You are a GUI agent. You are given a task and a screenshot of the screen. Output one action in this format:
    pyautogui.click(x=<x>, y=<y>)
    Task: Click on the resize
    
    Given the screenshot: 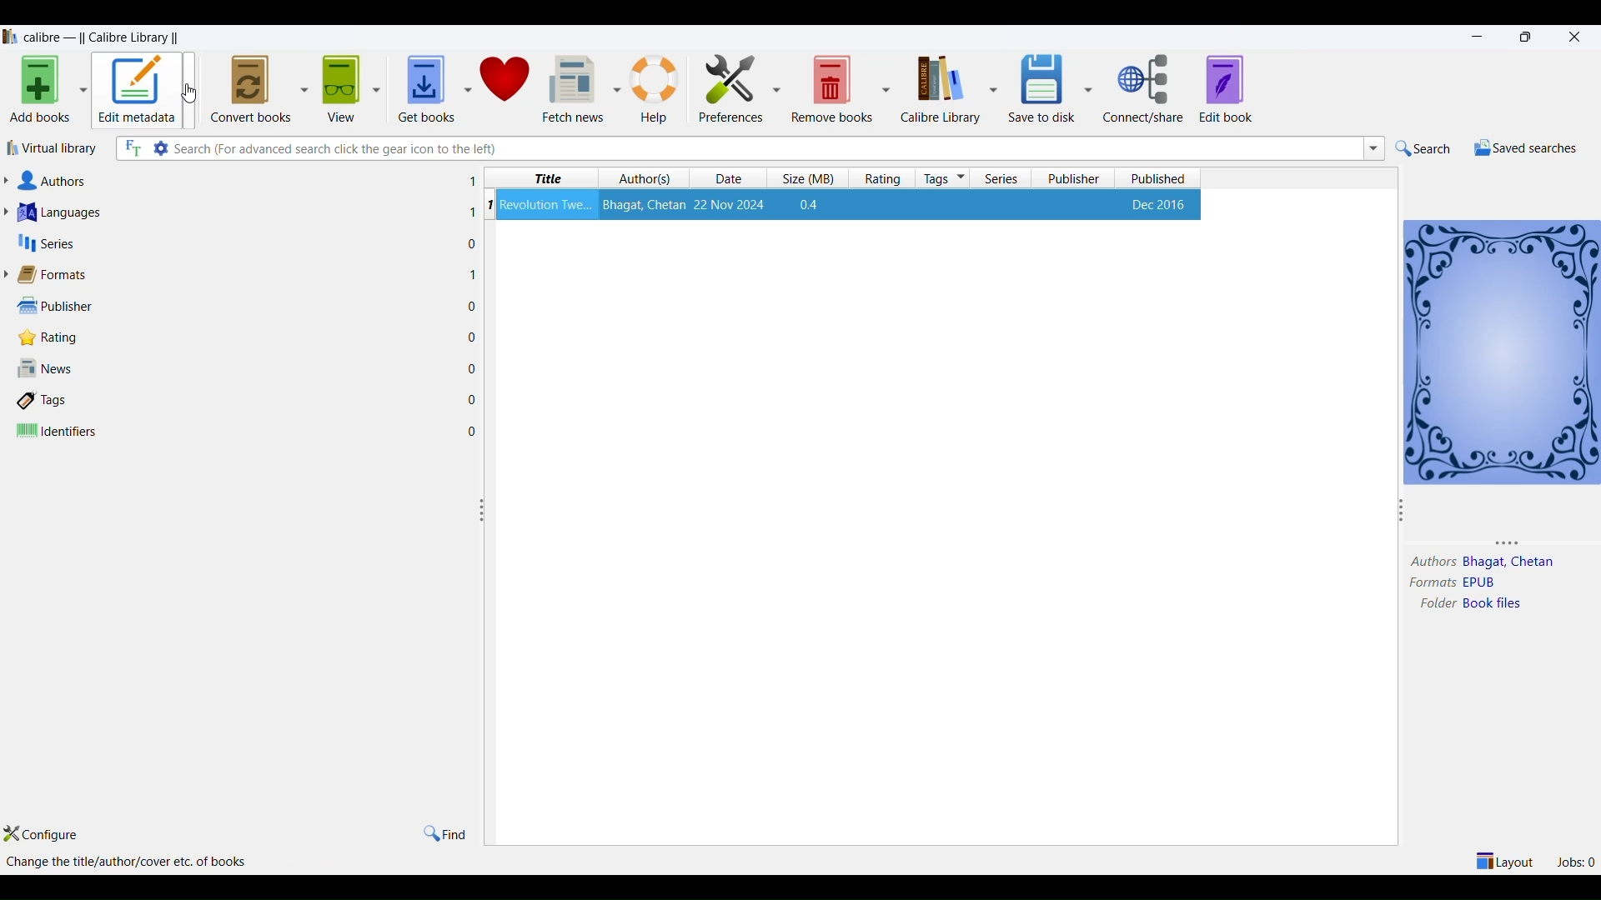 What is the action you would take?
    pyautogui.click(x=1402, y=508)
    